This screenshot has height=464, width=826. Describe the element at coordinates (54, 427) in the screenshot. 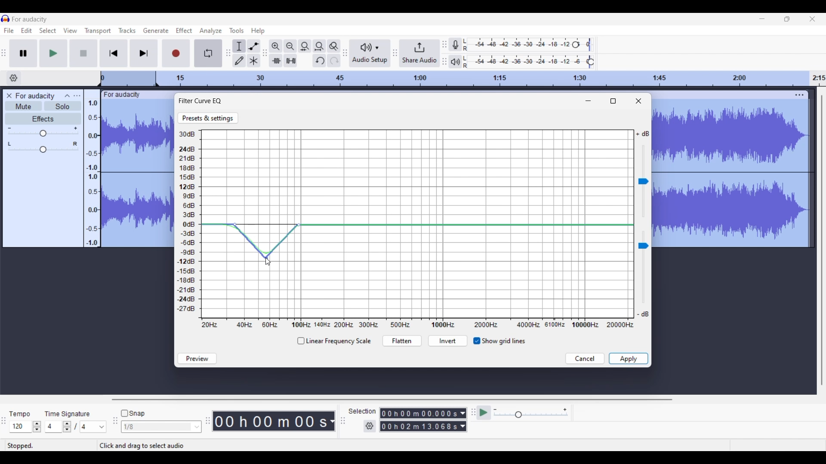

I see `Type in time signature` at that location.